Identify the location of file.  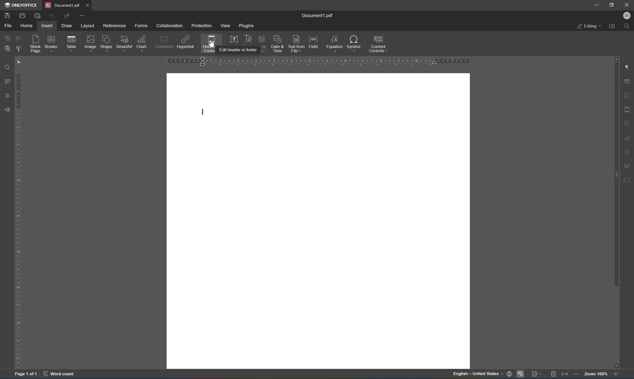
(6, 26).